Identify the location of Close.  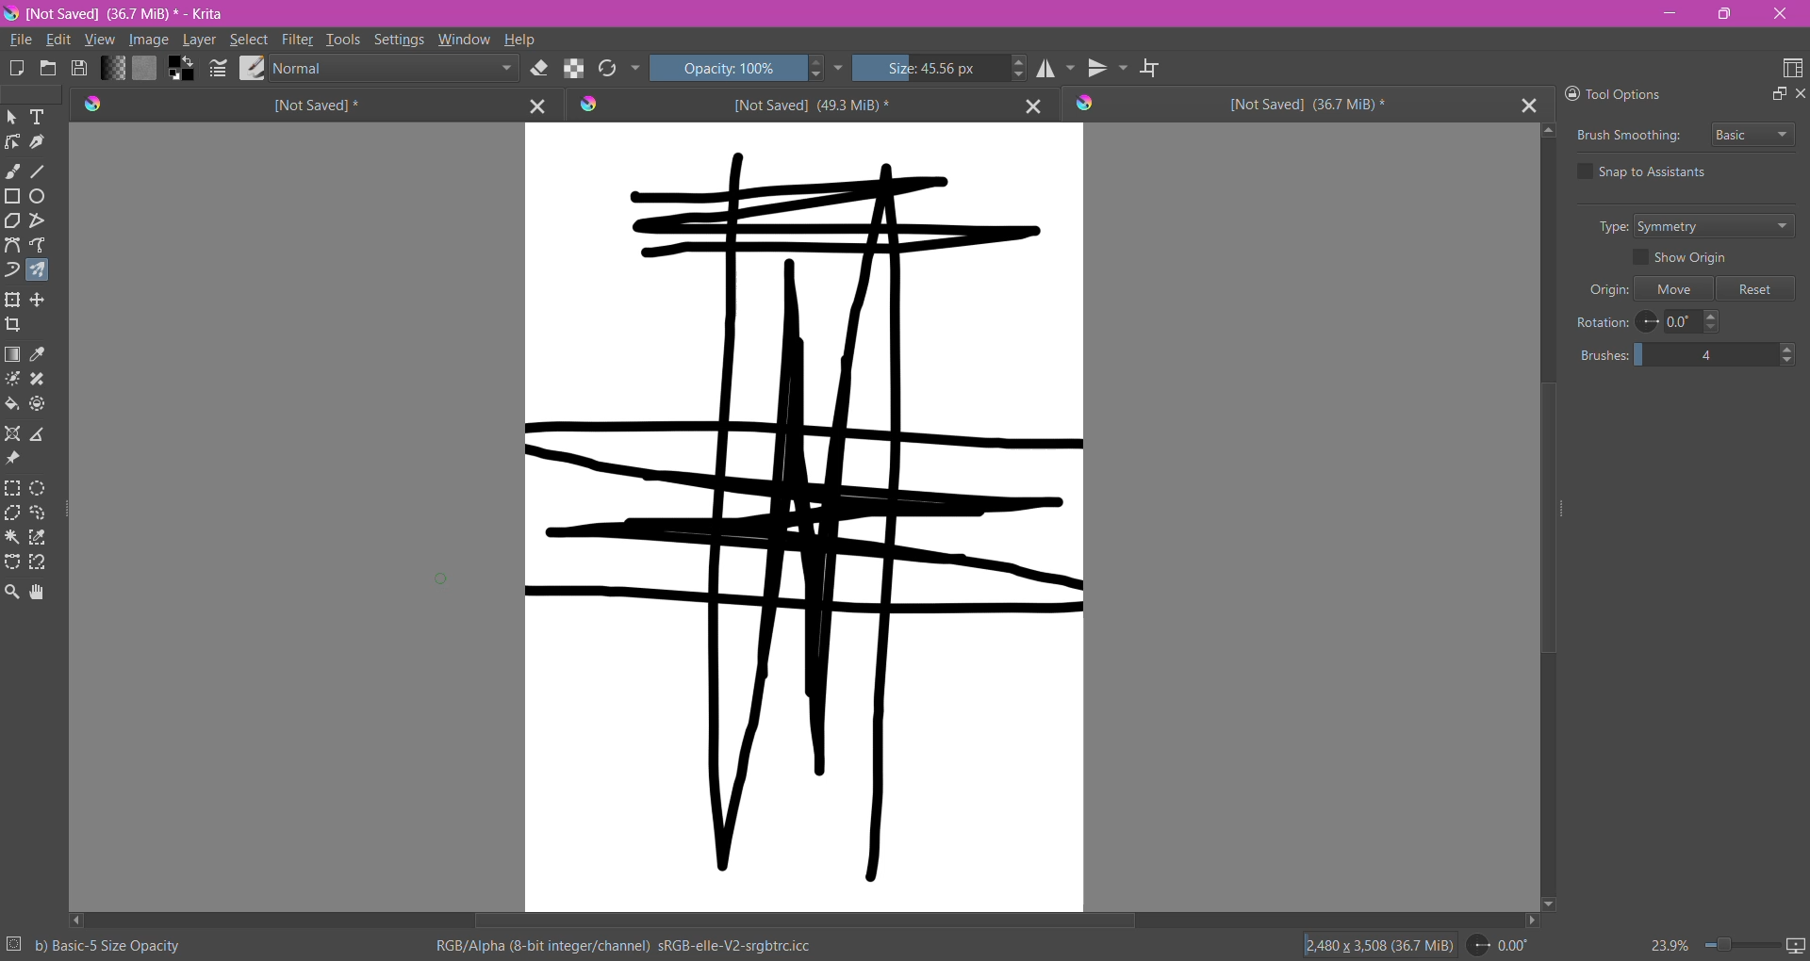
(1779, 15).